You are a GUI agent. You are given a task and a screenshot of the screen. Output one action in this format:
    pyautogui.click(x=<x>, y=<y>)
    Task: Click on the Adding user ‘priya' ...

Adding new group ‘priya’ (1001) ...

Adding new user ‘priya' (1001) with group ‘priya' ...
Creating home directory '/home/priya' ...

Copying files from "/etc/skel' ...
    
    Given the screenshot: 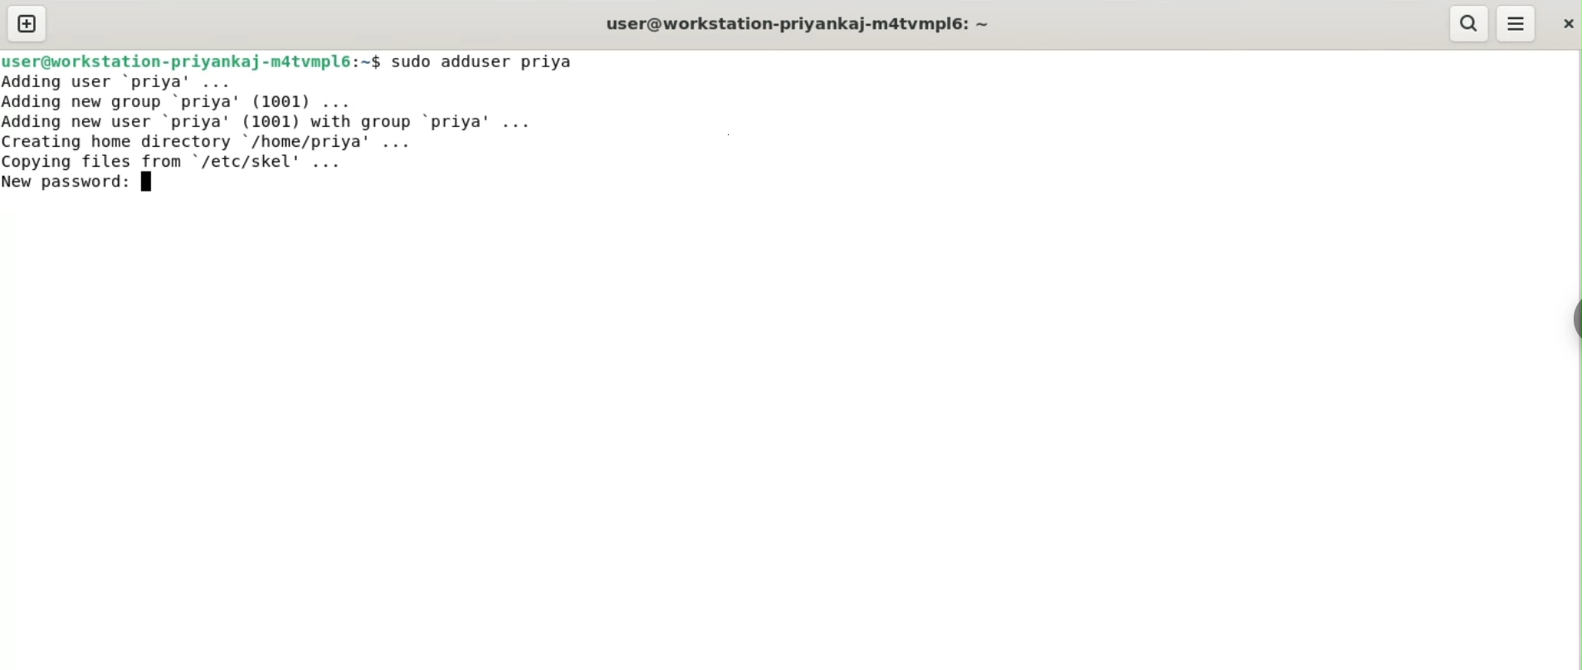 What is the action you would take?
    pyautogui.click(x=276, y=122)
    